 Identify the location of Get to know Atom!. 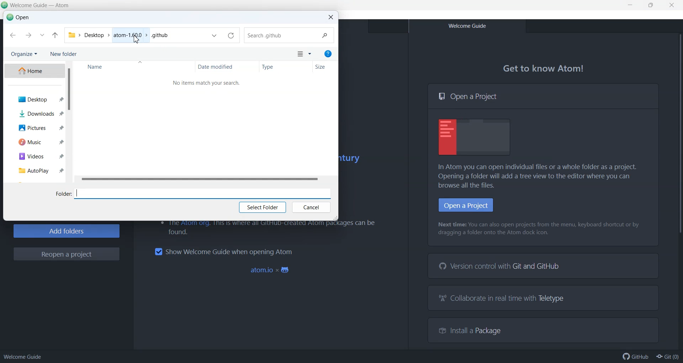
(544, 69).